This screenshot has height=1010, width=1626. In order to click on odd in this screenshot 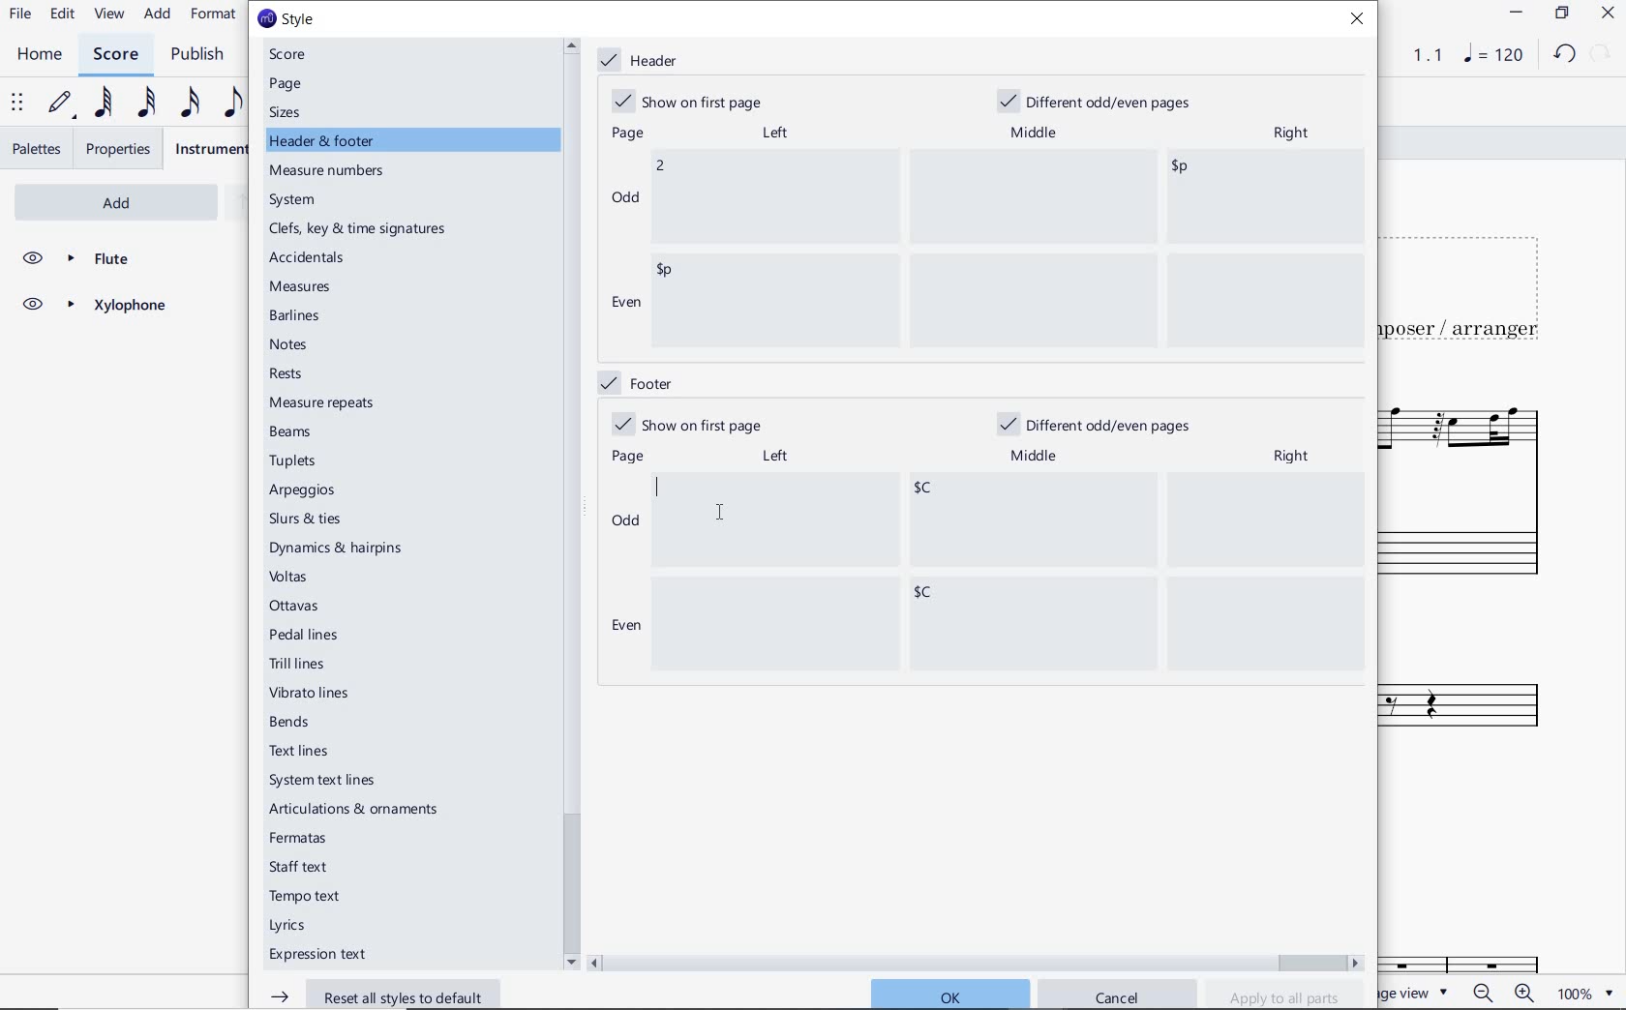, I will do `click(626, 523)`.